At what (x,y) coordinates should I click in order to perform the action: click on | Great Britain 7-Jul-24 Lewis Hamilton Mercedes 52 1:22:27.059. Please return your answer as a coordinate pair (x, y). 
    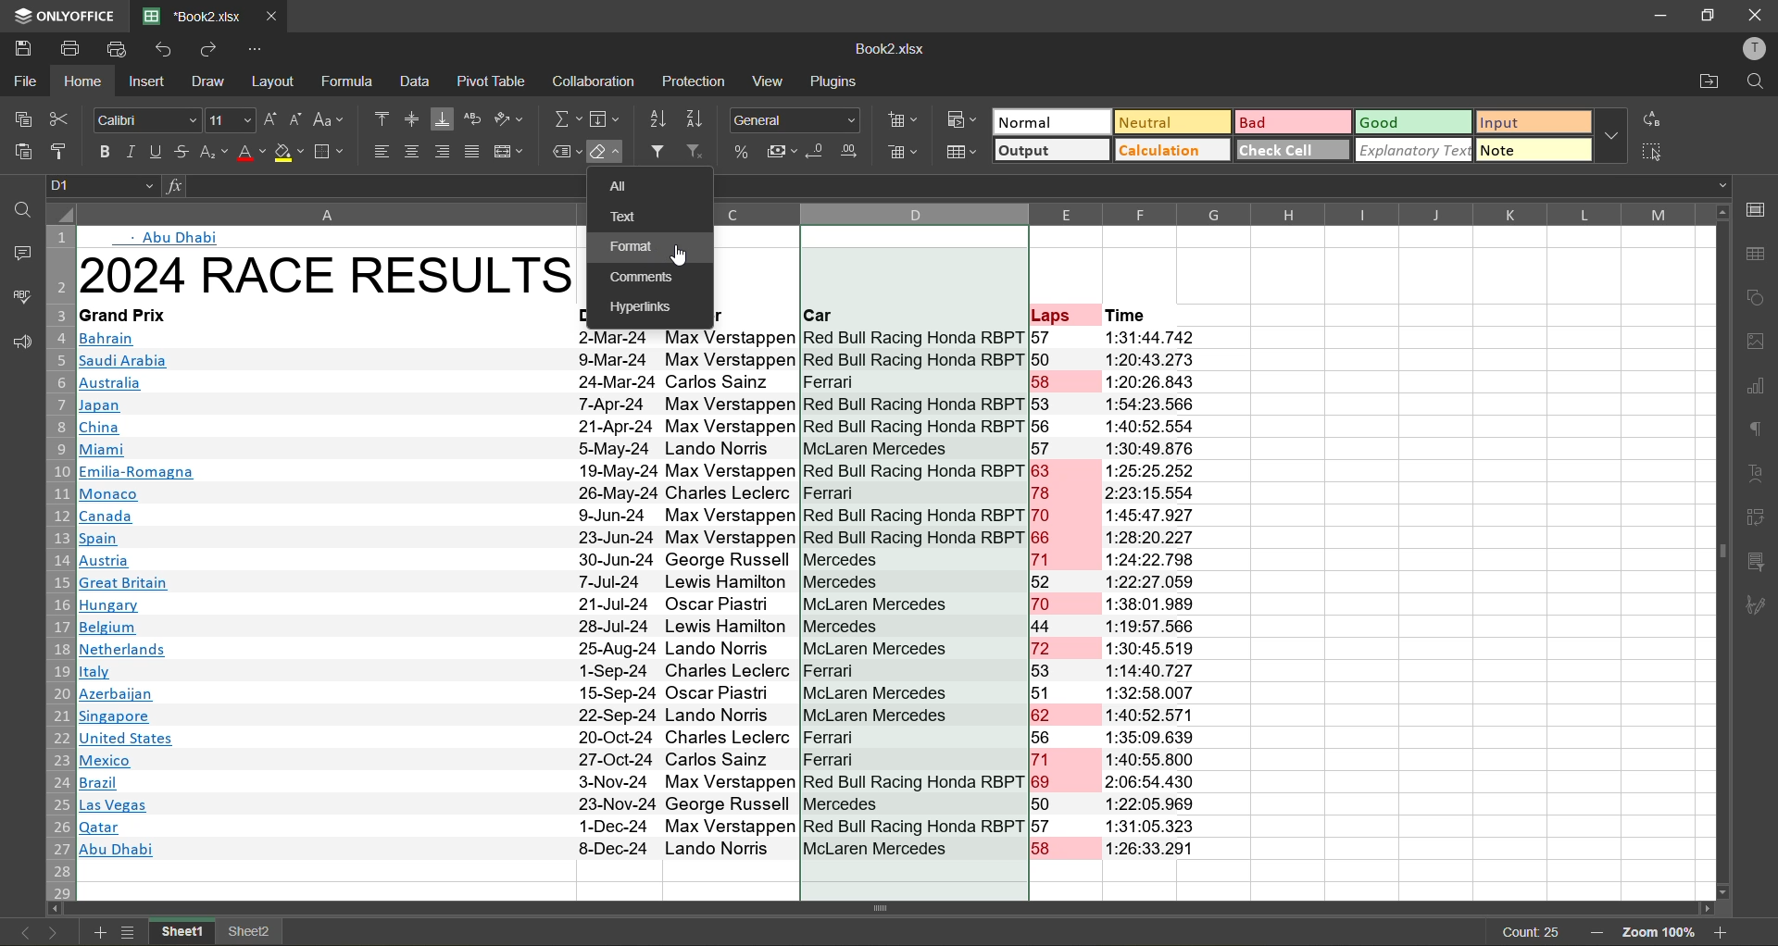
    Looking at the image, I should click on (643, 582).